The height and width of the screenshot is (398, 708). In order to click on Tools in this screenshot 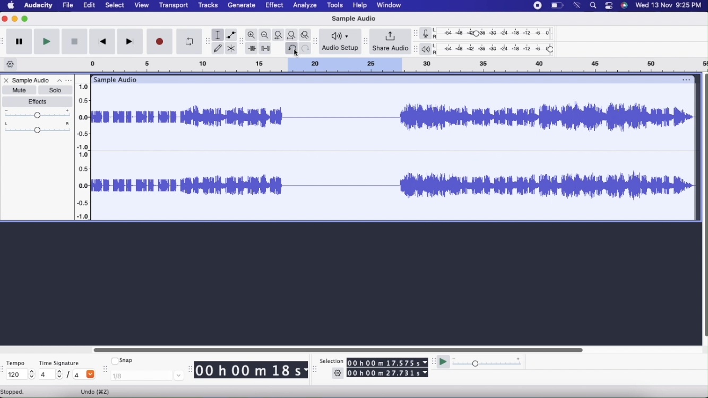, I will do `click(335, 6)`.